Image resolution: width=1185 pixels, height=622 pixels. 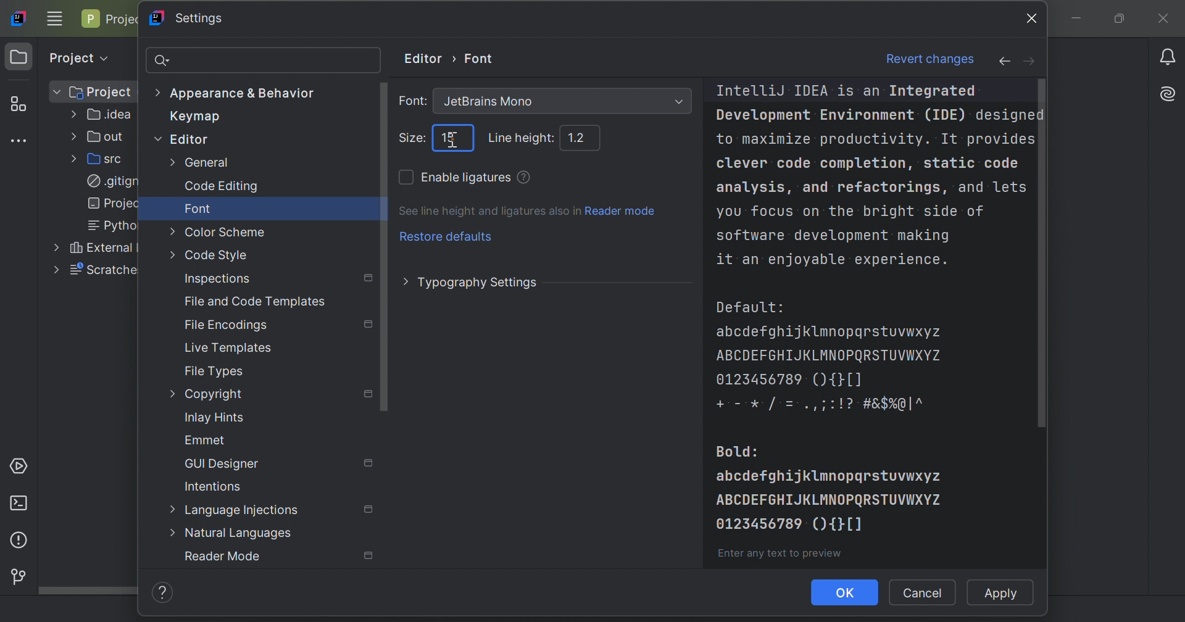 What do you see at coordinates (467, 178) in the screenshot?
I see `Enable ligatures` at bounding box center [467, 178].